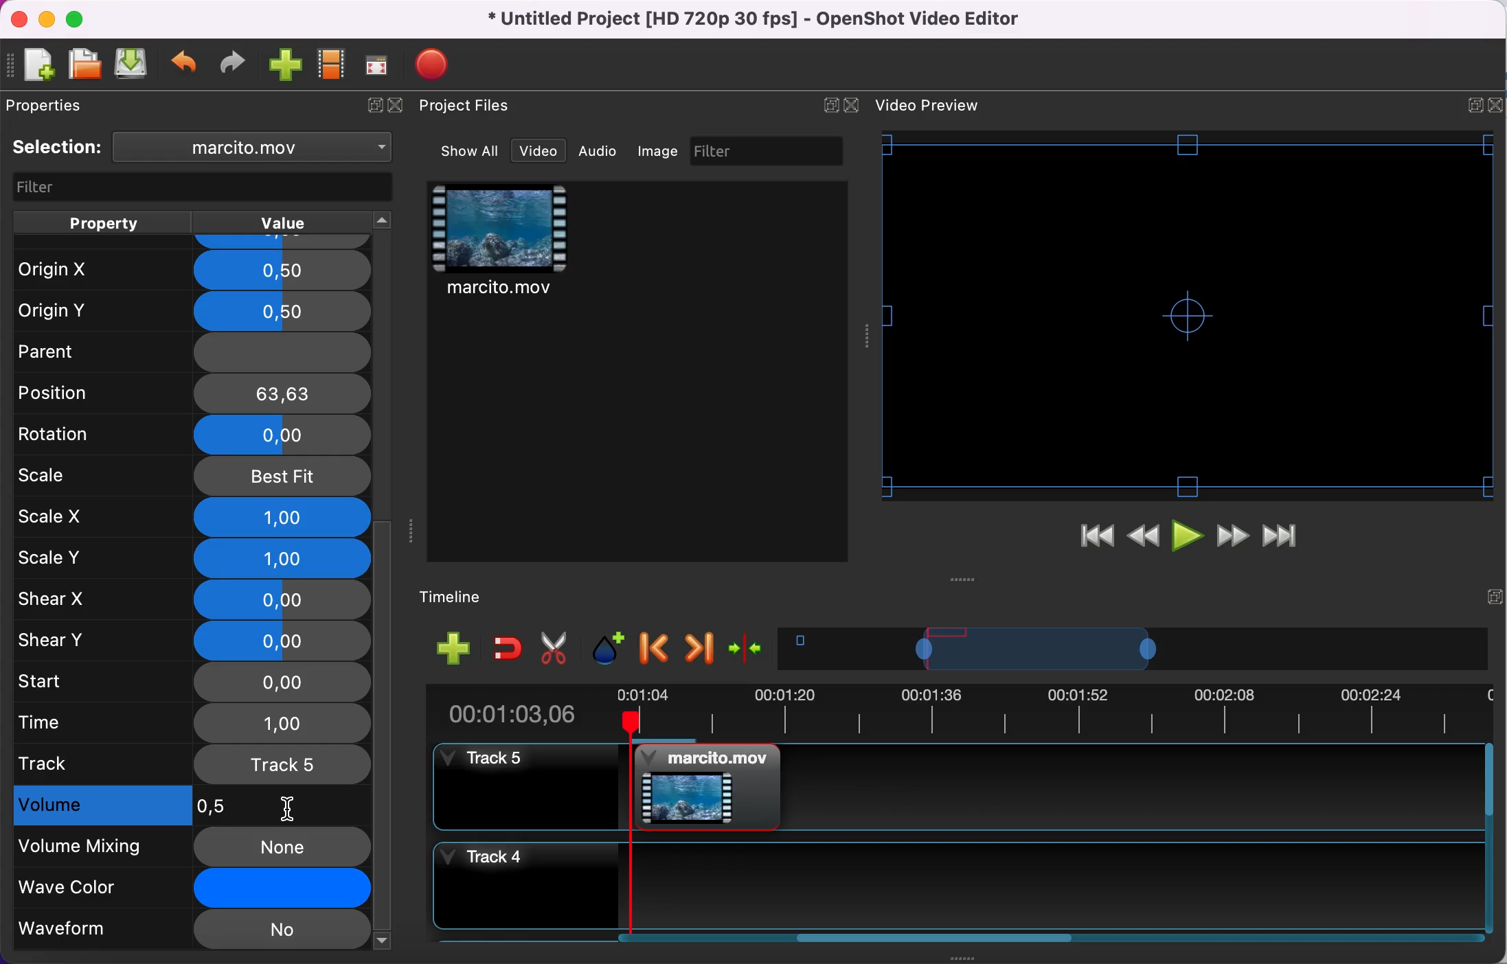  I want to click on Expand/Collapse, so click(830, 105).